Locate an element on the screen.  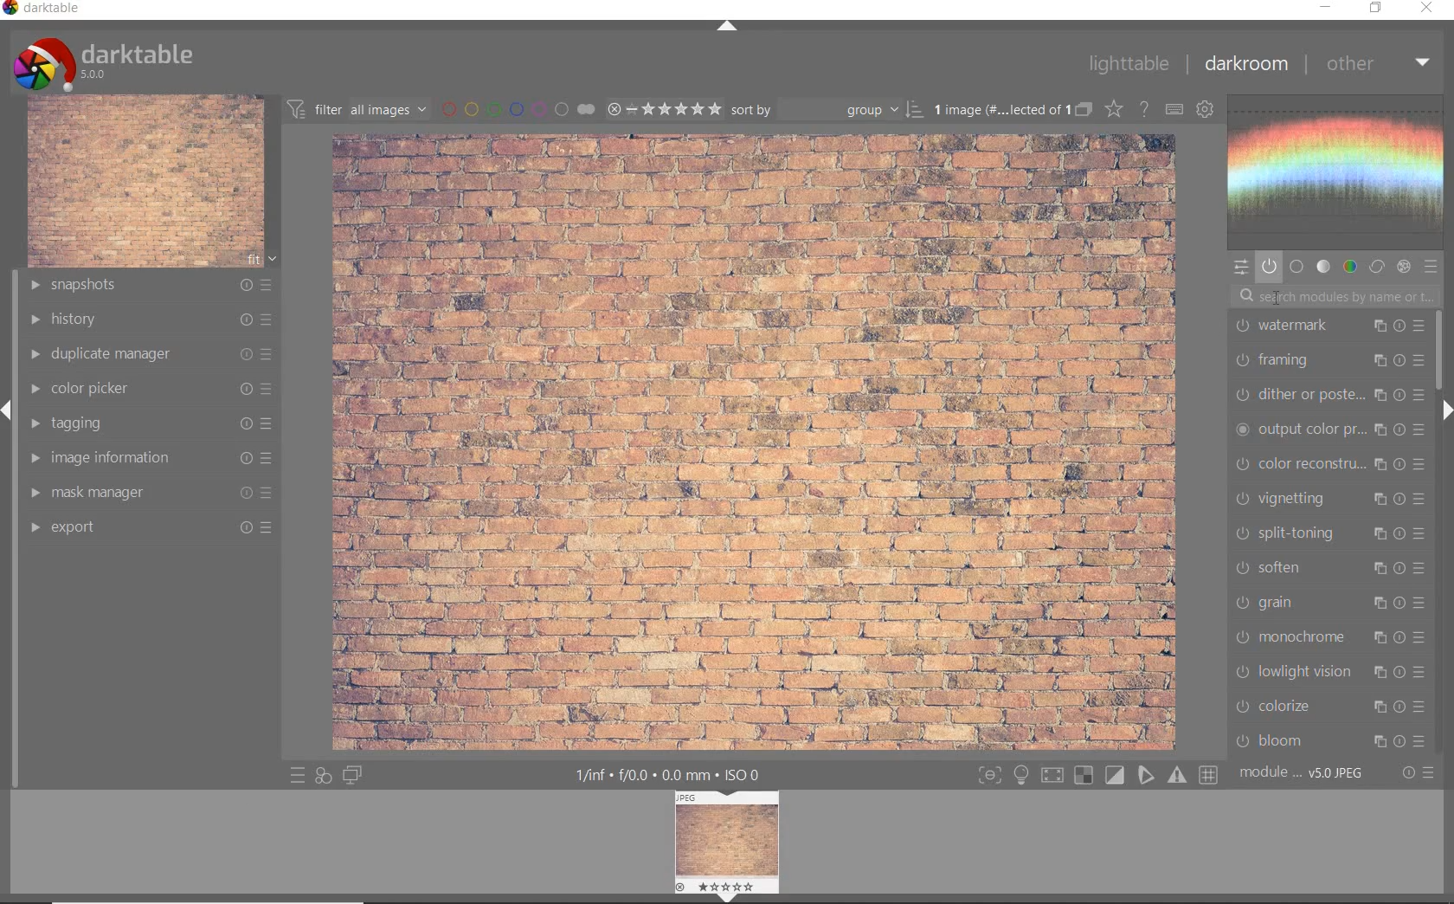
previous is located at coordinates (9, 418).